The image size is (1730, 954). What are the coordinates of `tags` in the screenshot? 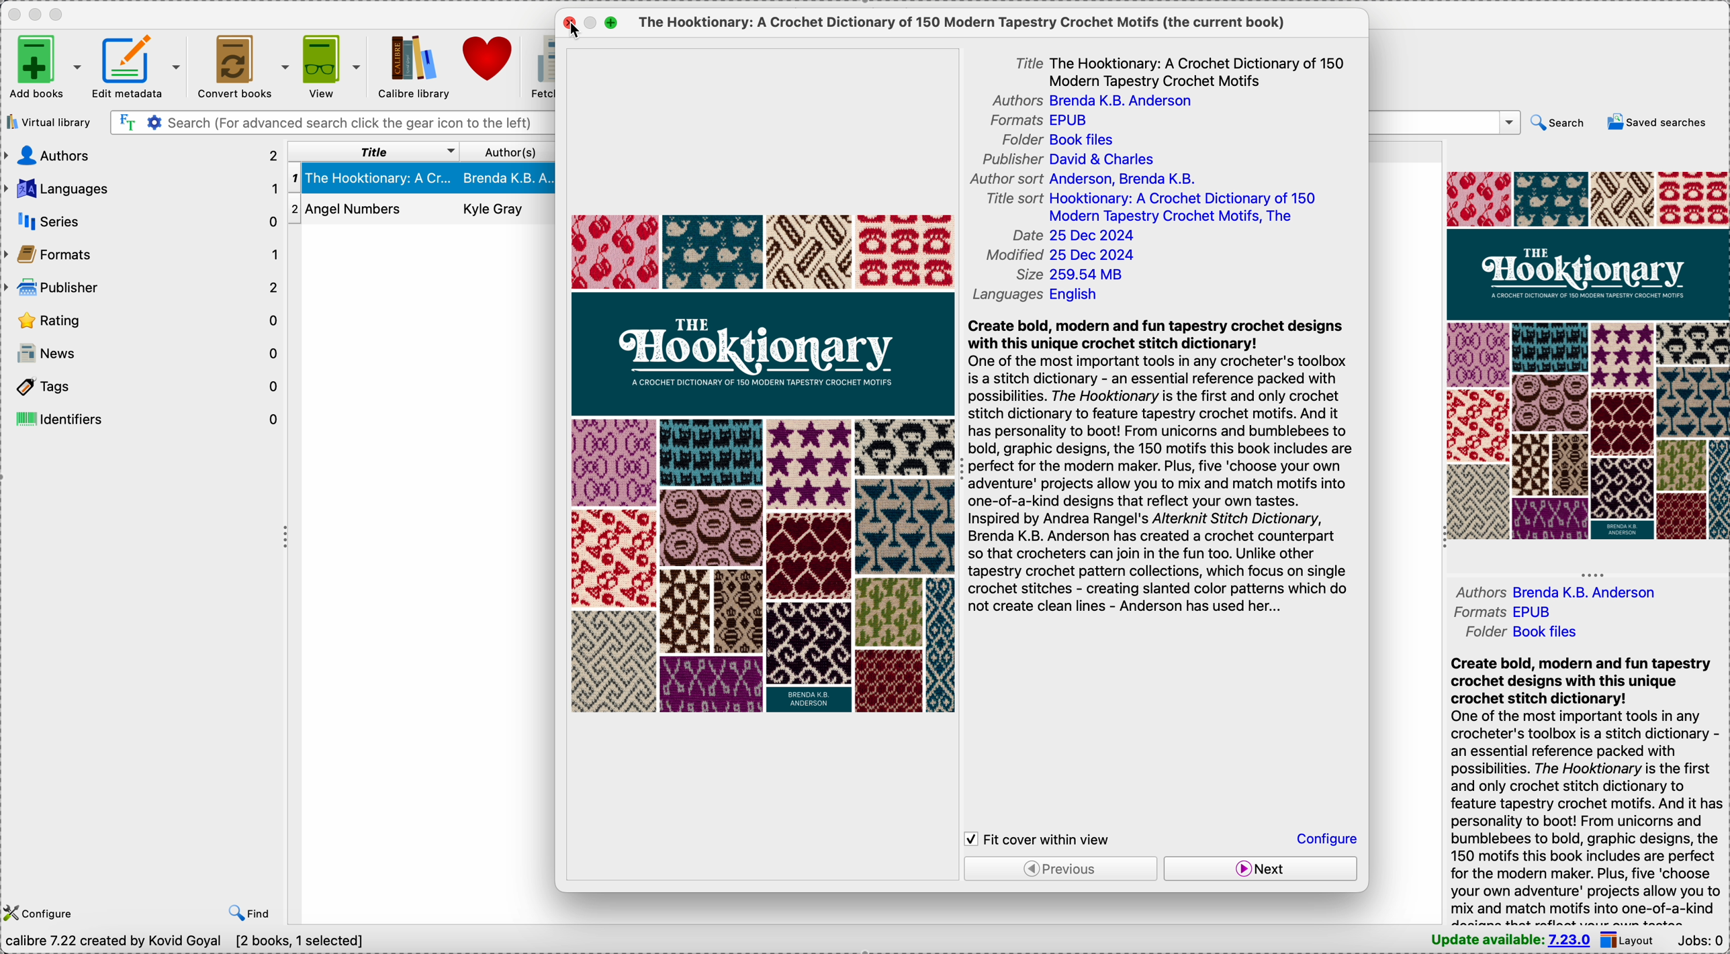 It's located at (144, 383).